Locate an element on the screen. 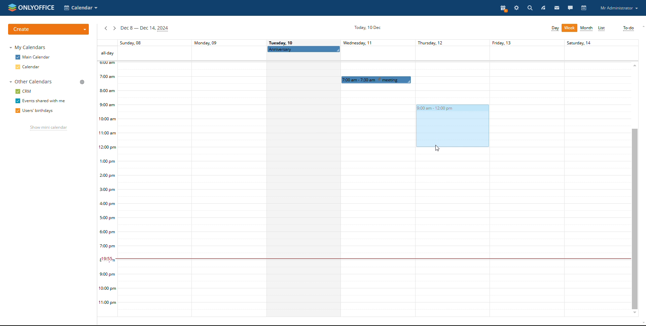 This screenshot has width=646, height=326. scroll down is located at coordinates (642, 324).